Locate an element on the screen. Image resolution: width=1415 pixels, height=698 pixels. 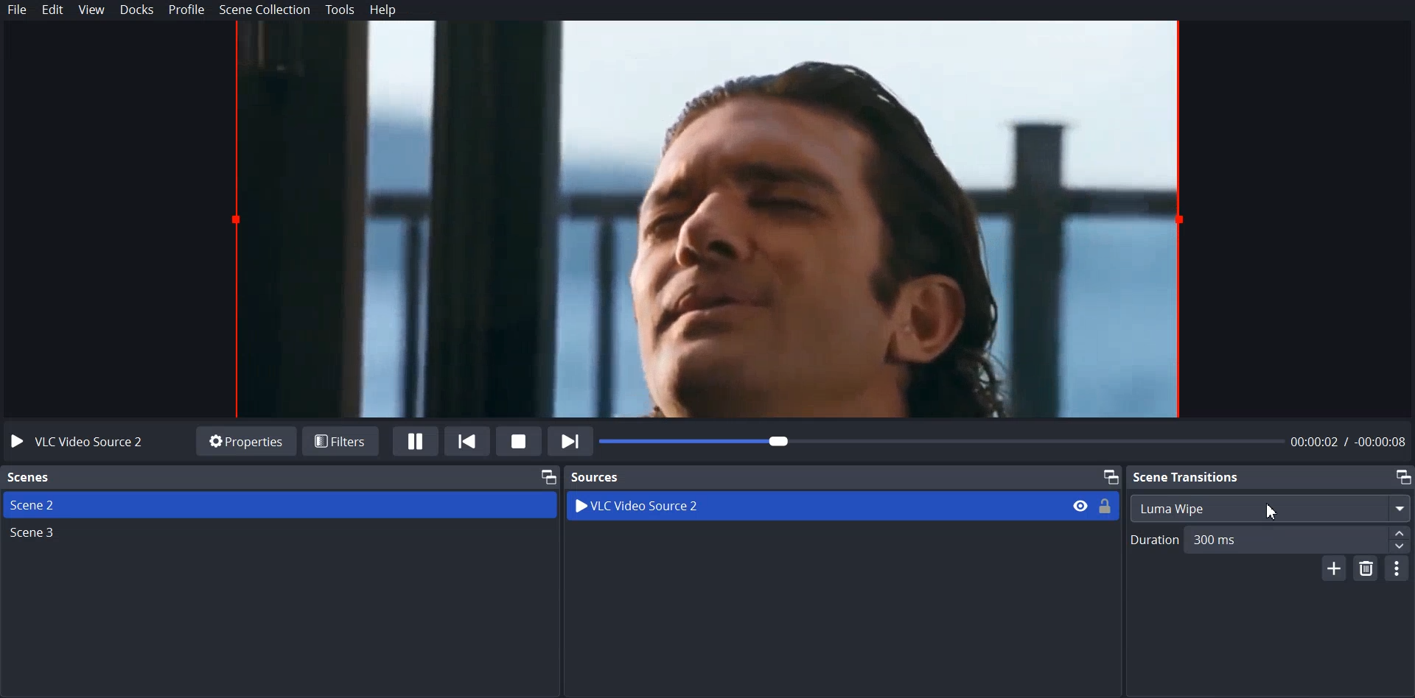
Previously Playlist is located at coordinates (468, 440).